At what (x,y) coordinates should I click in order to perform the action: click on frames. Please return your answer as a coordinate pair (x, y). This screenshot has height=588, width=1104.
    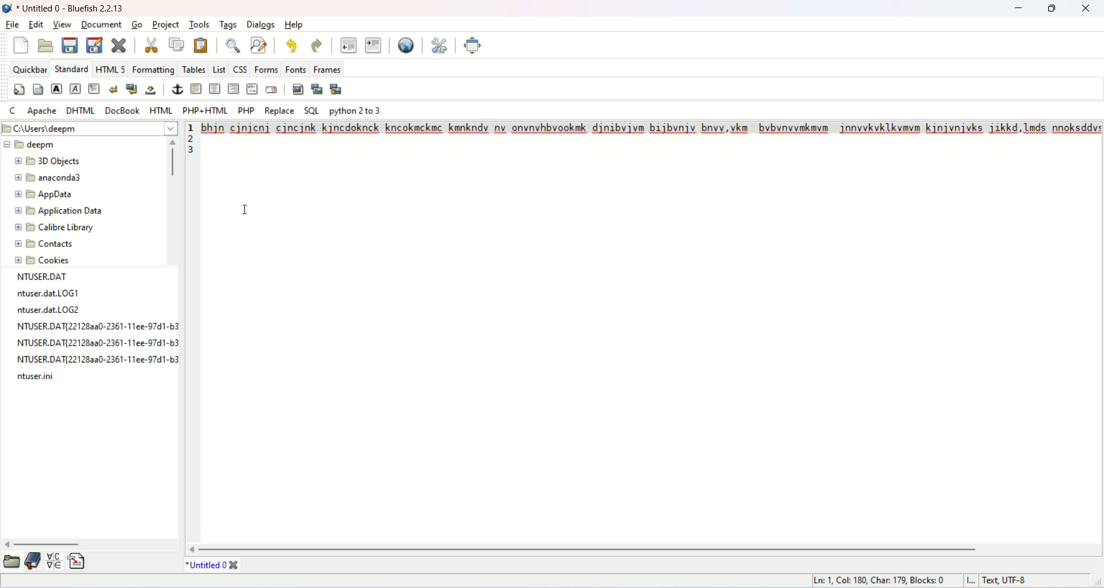
    Looking at the image, I should click on (328, 68).